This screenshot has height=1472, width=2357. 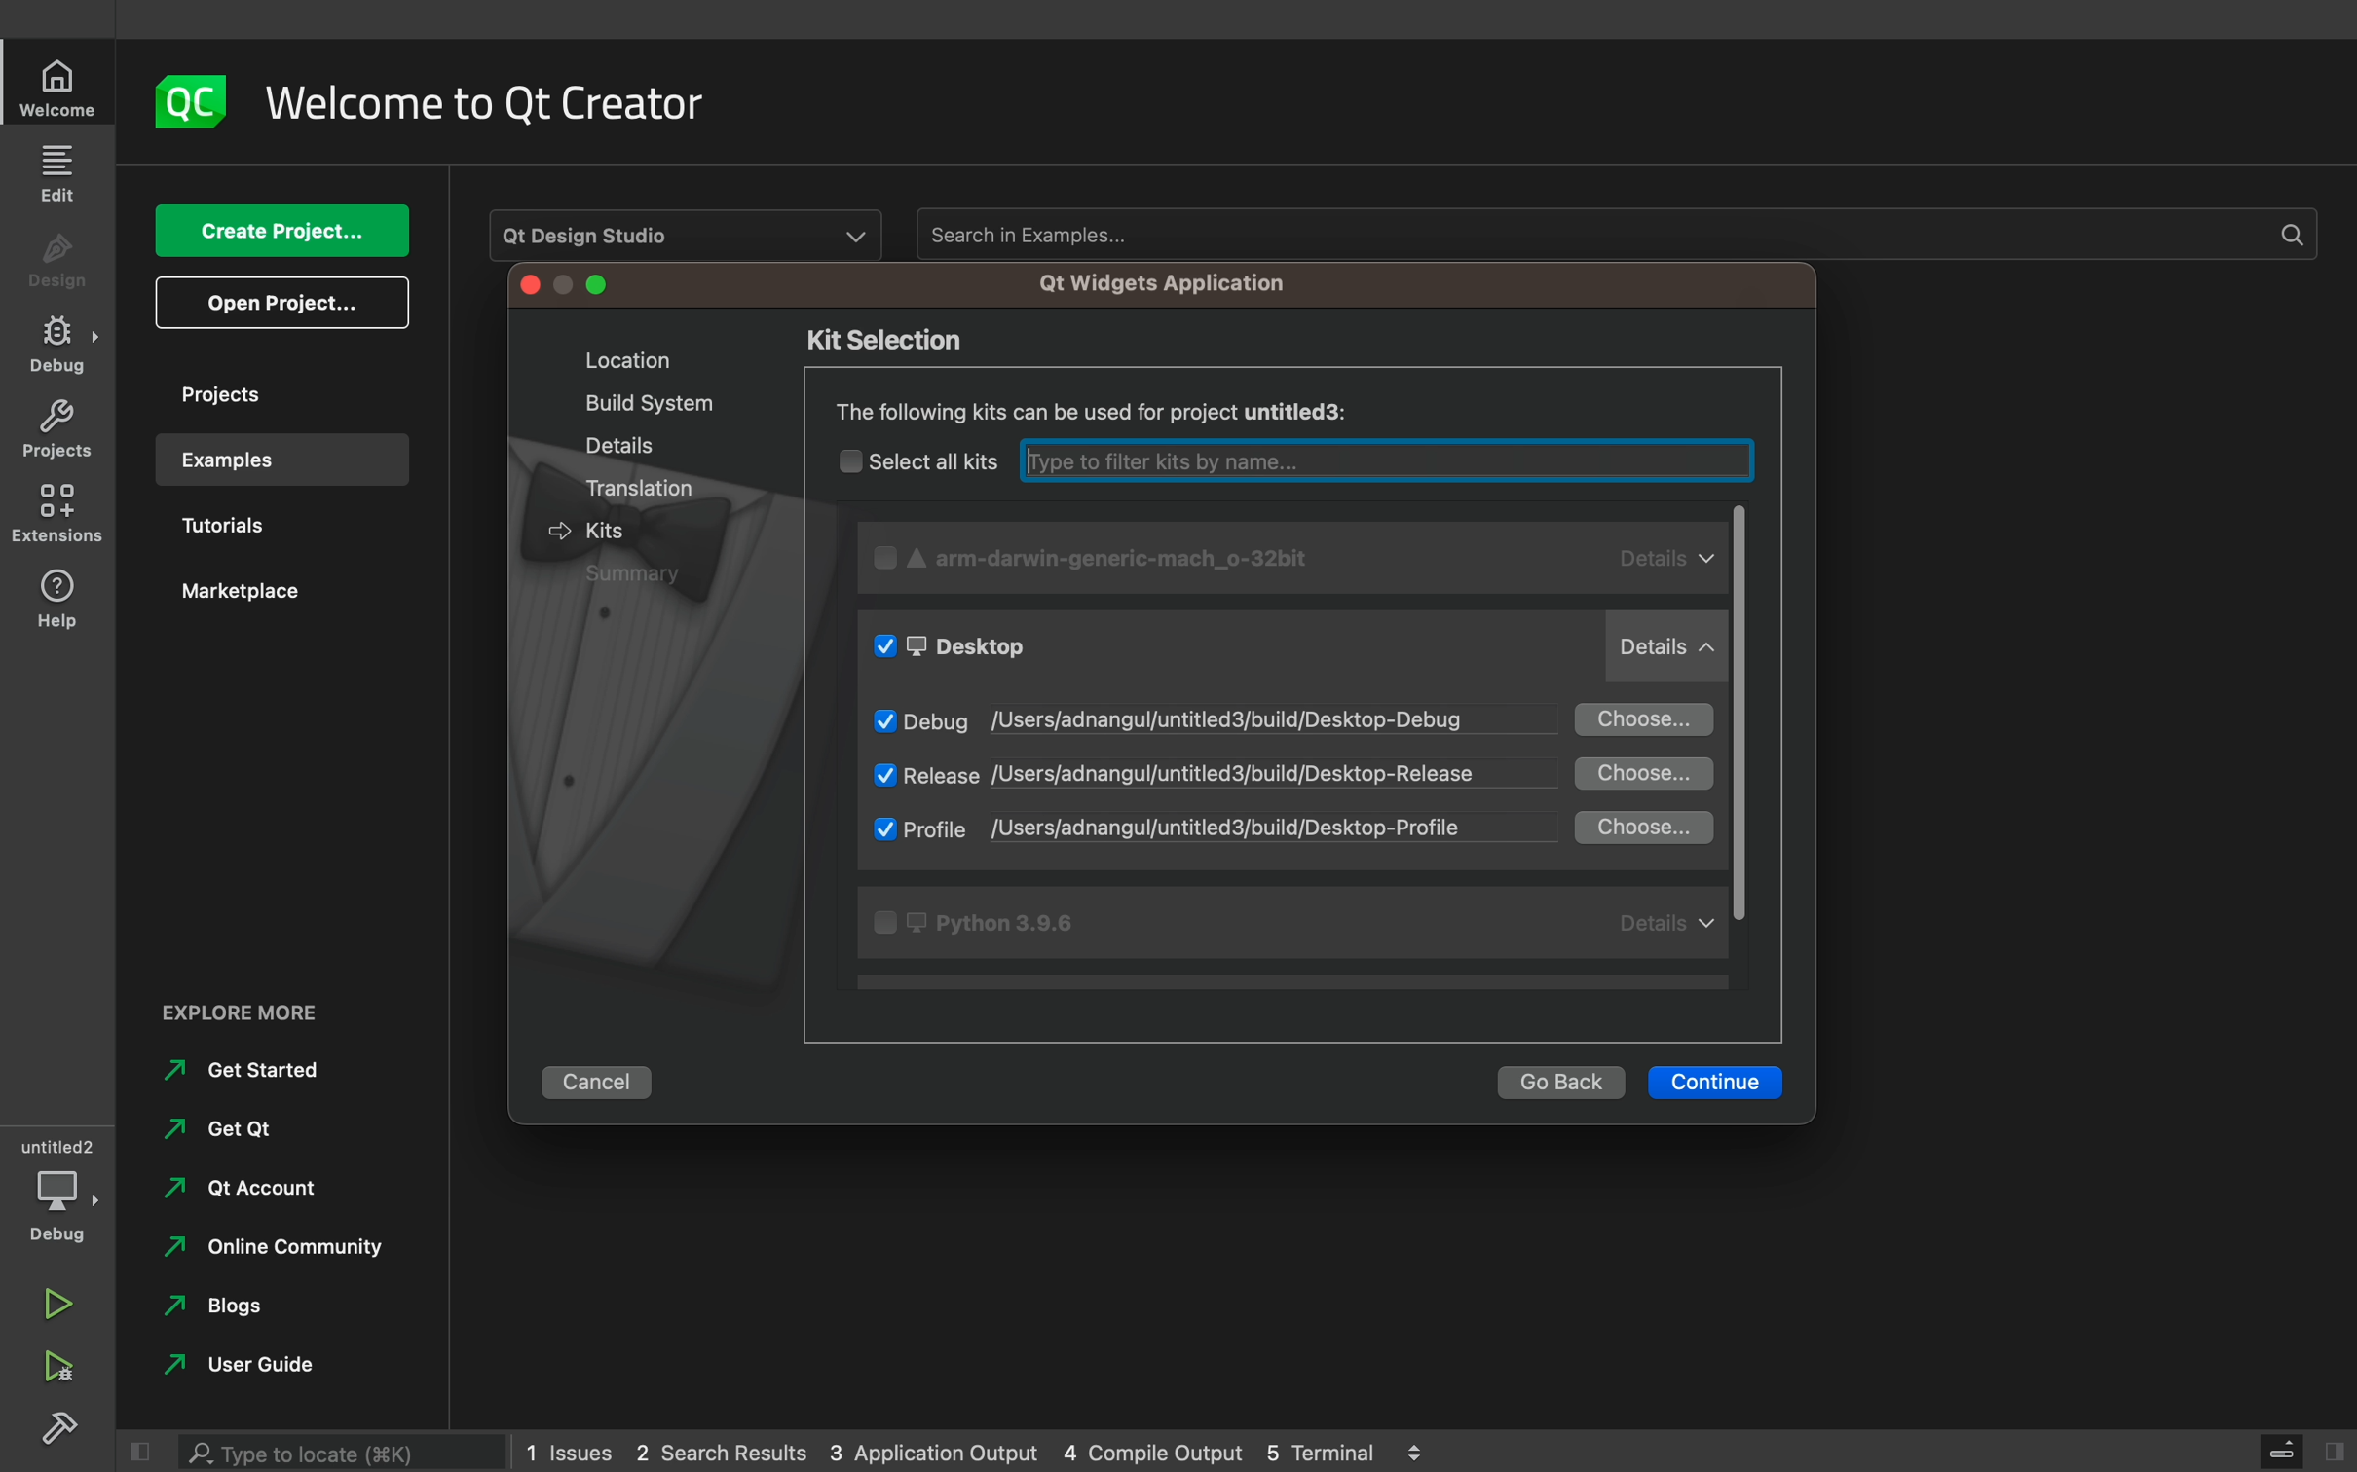 What do you see at coordinates (643, 491) in the screenshot?
I see `translation` at bounding box center [643, 491].